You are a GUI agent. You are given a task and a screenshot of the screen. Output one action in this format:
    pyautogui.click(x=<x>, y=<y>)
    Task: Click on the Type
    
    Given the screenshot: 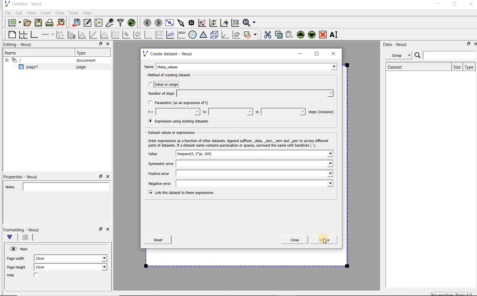 What is the action you would take?
    pyautogui.click(x=84, y=53)
    